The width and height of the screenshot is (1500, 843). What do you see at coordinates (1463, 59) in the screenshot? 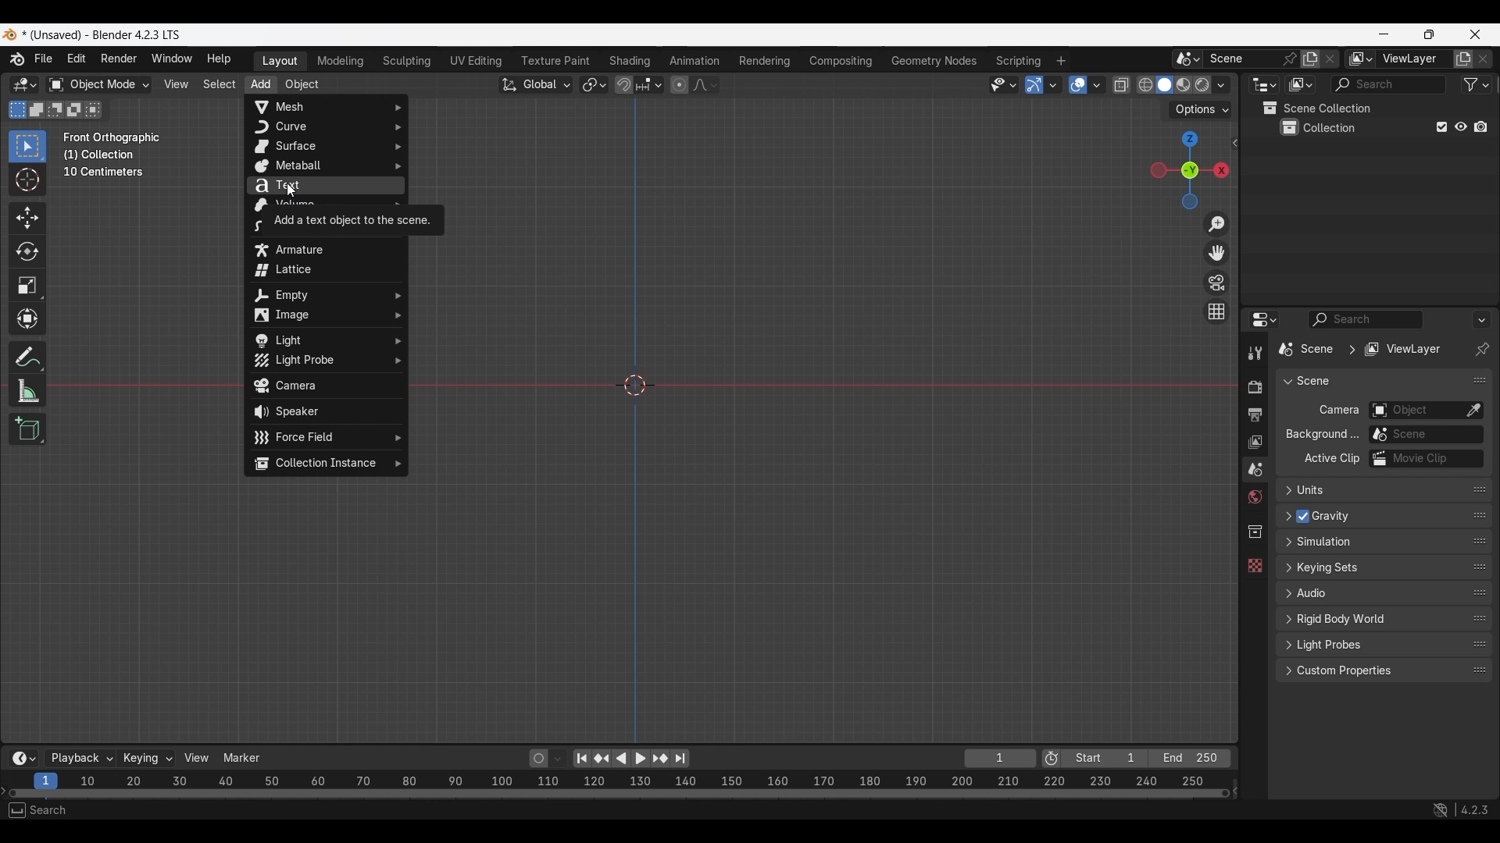
I see `Add view layer` at bounding box center [1463, 59].